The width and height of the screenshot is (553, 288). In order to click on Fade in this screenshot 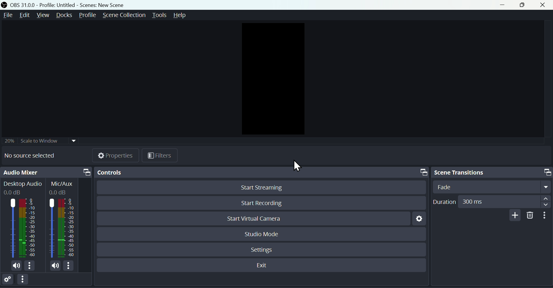, I will do `click(490, 187)`.